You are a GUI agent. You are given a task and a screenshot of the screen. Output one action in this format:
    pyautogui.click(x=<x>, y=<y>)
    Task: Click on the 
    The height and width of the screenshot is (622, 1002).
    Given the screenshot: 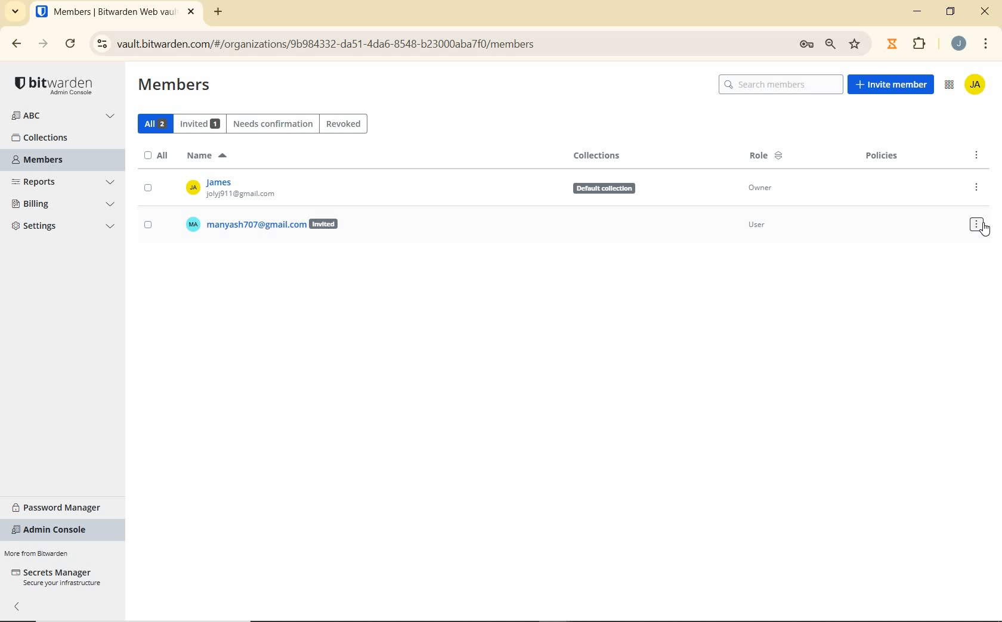 What is the action you would take?
    pyautogui.click(x=156, y=155)
    